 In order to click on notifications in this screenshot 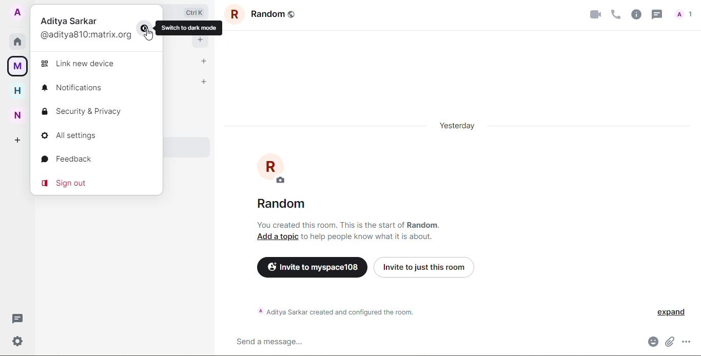, I will do `click(80, 87)`.